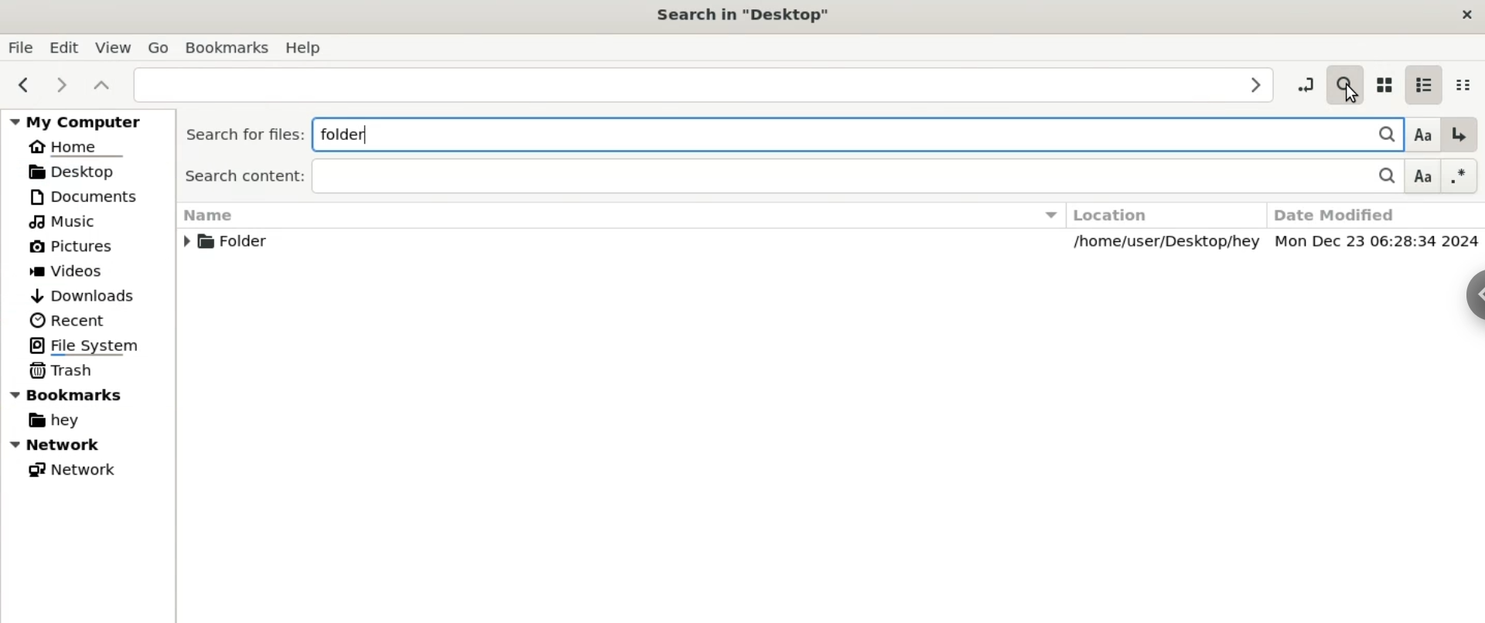 This screenshot has height=623, width=1485. What do you see at coordinates (1380, 178) in the screenshot?
I see `Search` at bounding box center [1380, 178].